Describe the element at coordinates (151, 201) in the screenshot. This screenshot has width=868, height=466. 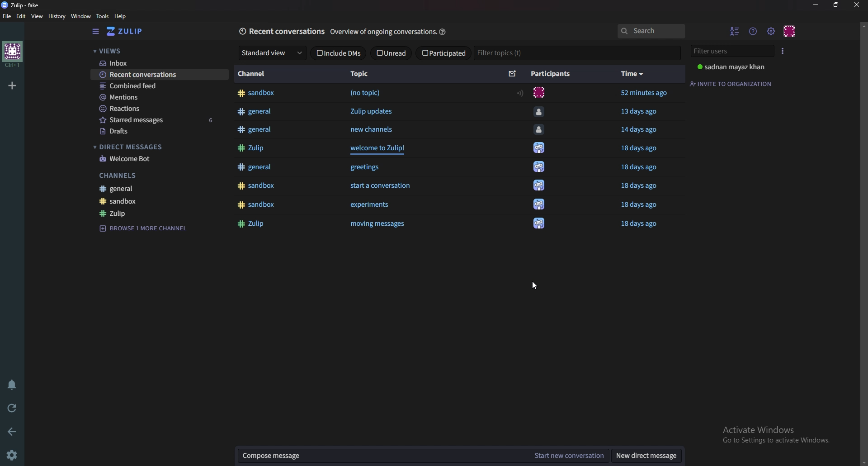
I see `Sandbox` at that location.